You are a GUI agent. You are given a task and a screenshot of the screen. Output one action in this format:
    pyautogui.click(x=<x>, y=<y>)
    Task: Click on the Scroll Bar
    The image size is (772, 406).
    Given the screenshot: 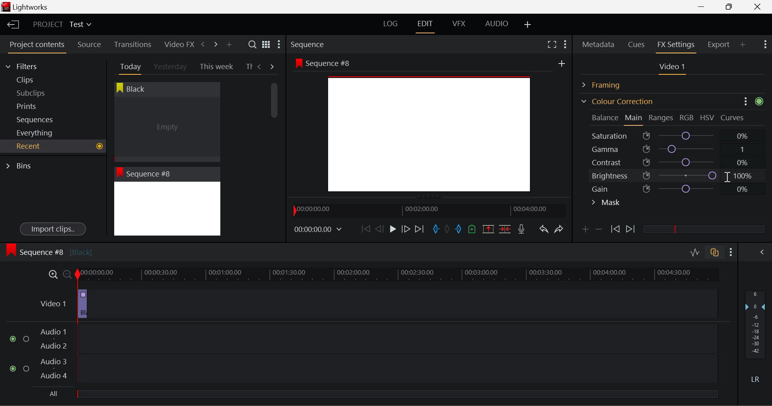 What is the action you would take?
    pyautogui.click(x=275, y=153)
    